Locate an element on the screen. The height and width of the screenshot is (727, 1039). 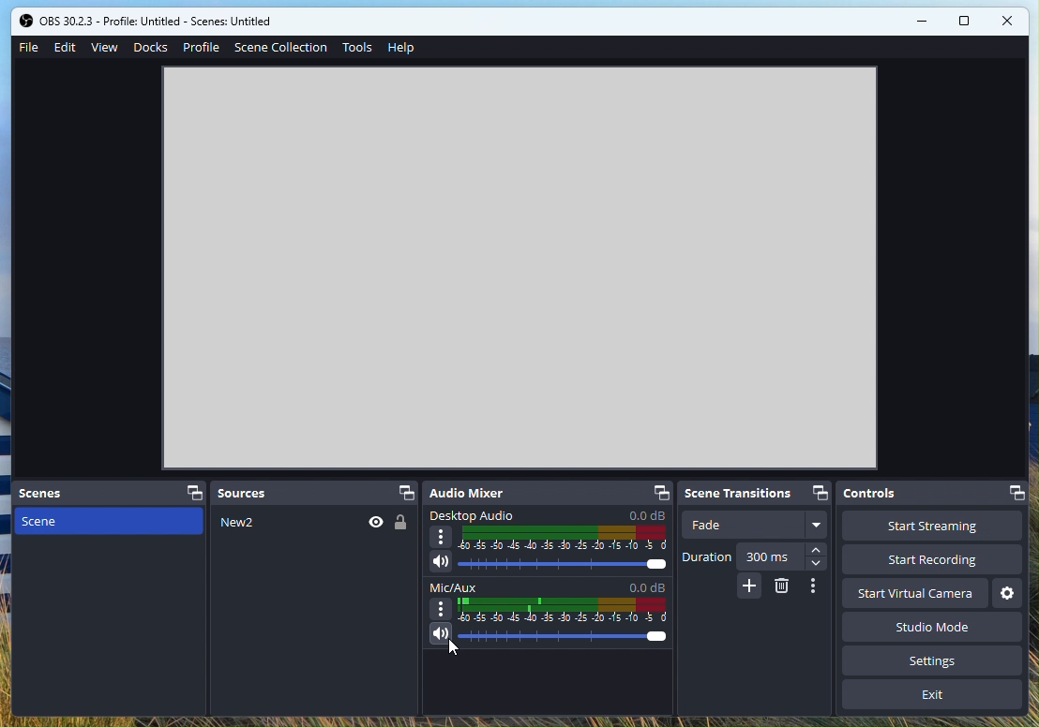
Box is located at coordinates (966, 23).